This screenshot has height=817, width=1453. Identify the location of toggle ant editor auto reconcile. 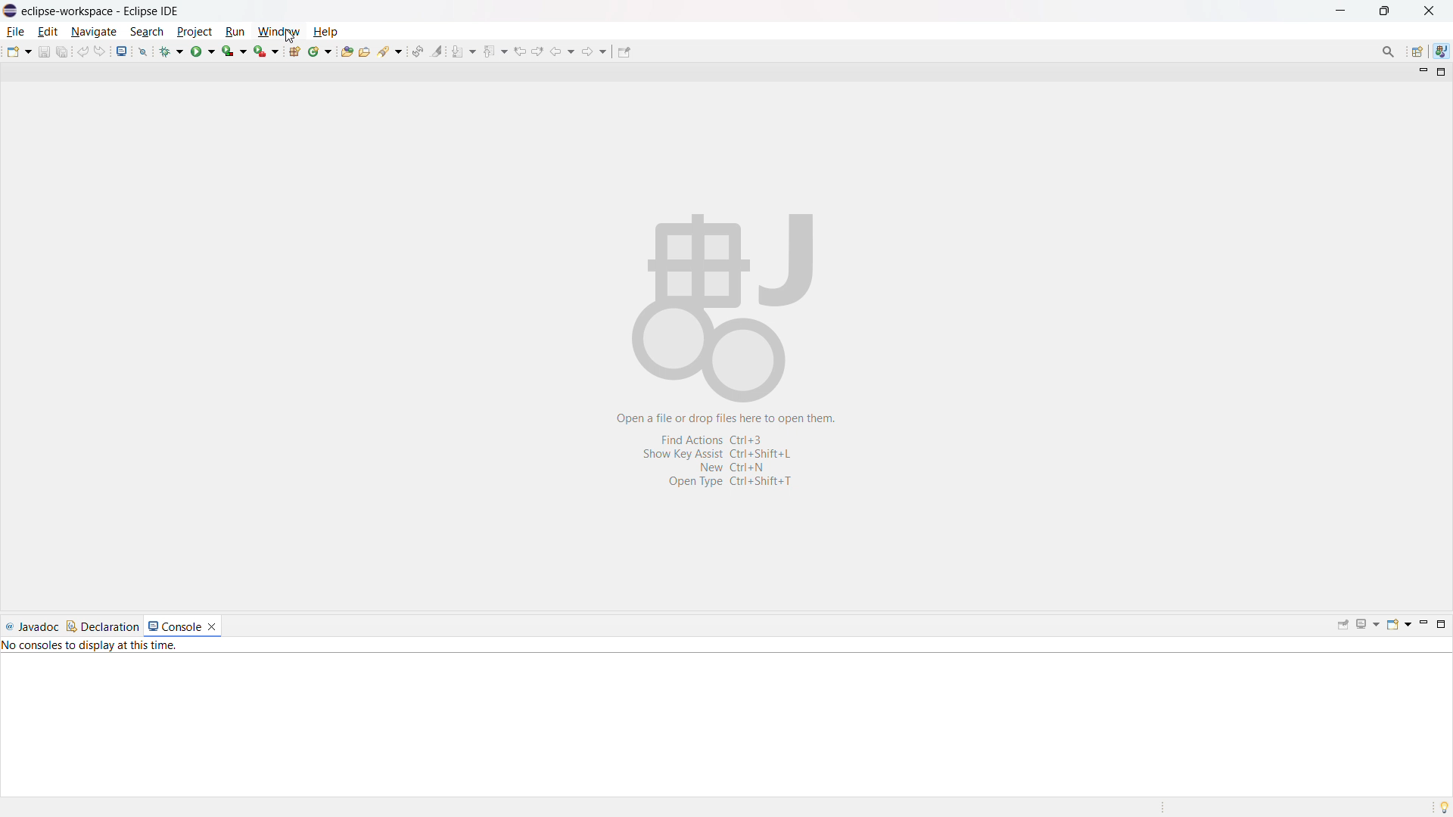
(418, 51).